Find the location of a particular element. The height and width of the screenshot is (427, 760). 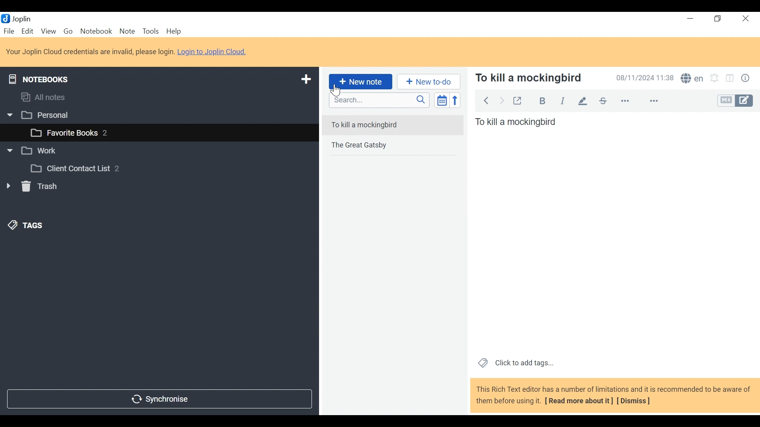

Set alarms is located at coordinates (714, 79).